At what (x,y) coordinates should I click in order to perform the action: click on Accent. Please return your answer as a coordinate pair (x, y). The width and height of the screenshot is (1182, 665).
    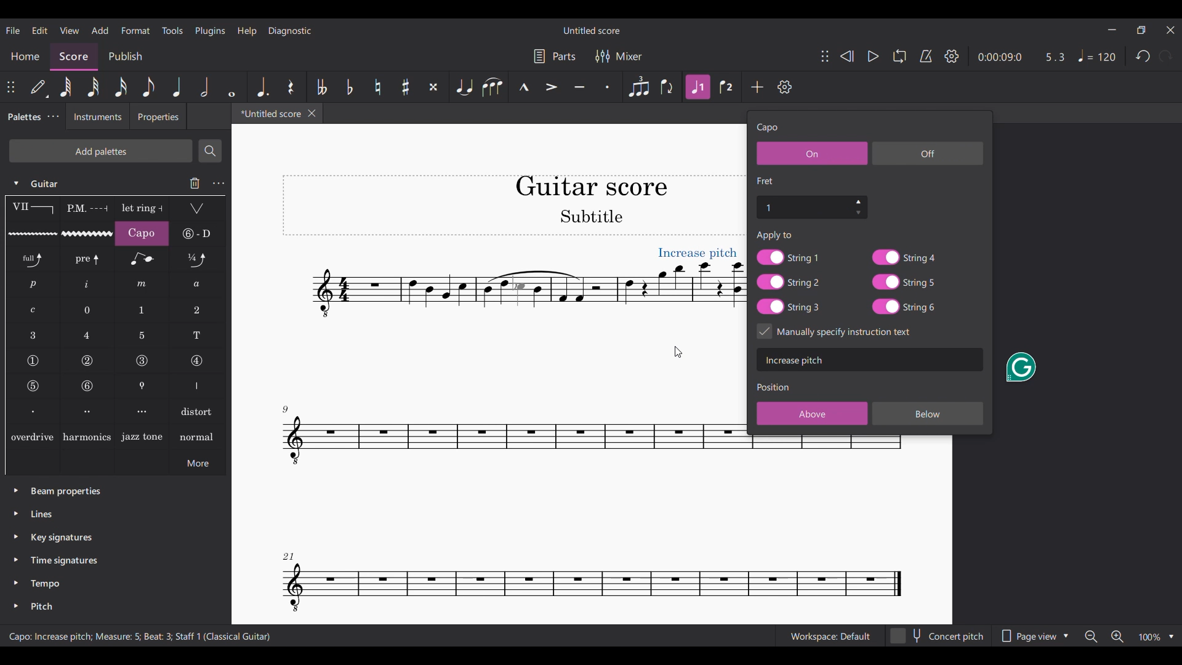
    Looking at the image, I should click on (552, 87).